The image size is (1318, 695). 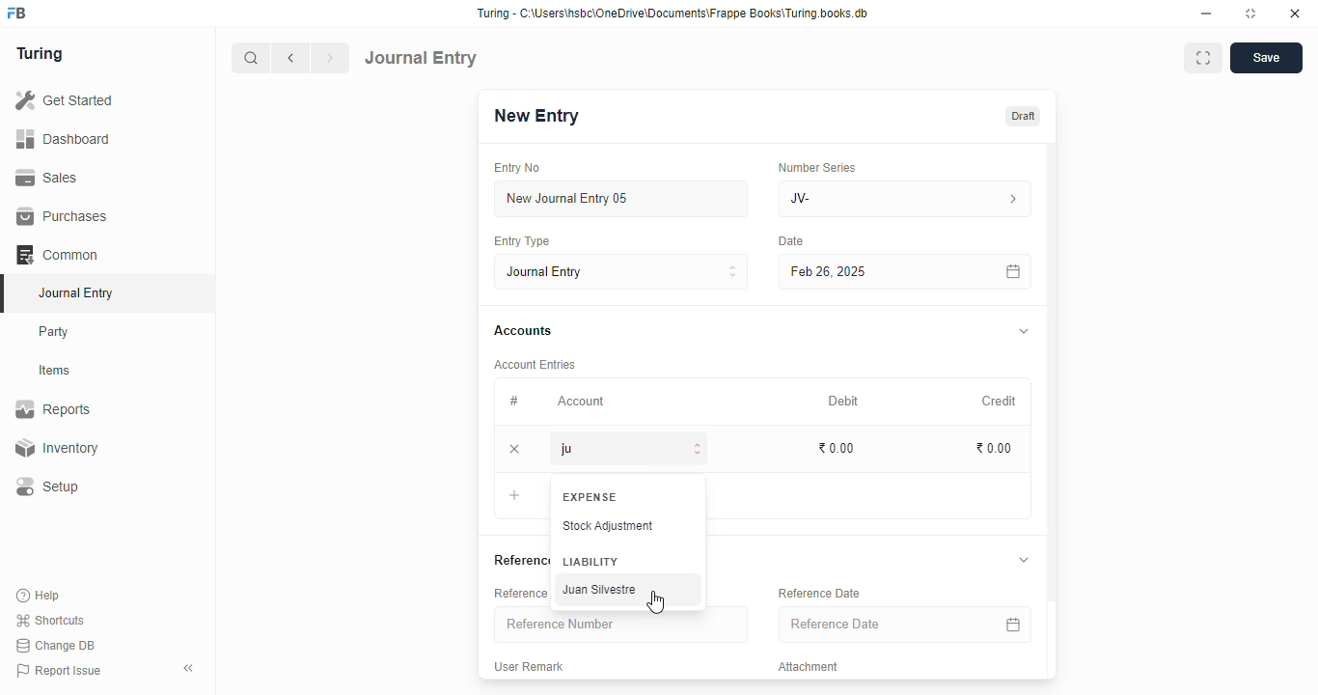 What do you see at coordinates (581, 401) in the screenshot?
I see `account` at bounding box center [581, 401].